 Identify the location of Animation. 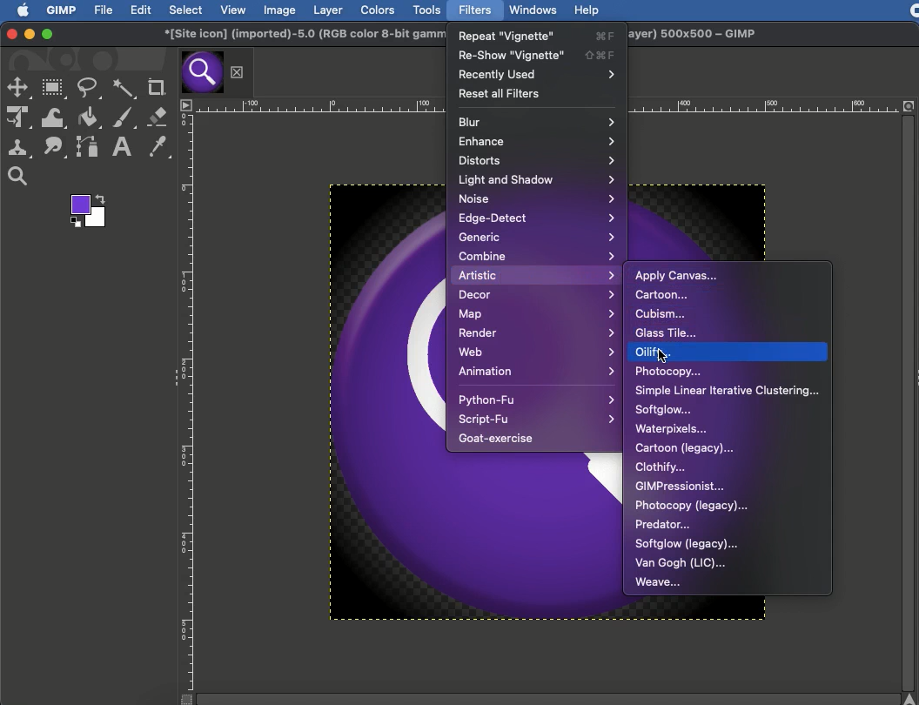
(534, 371).